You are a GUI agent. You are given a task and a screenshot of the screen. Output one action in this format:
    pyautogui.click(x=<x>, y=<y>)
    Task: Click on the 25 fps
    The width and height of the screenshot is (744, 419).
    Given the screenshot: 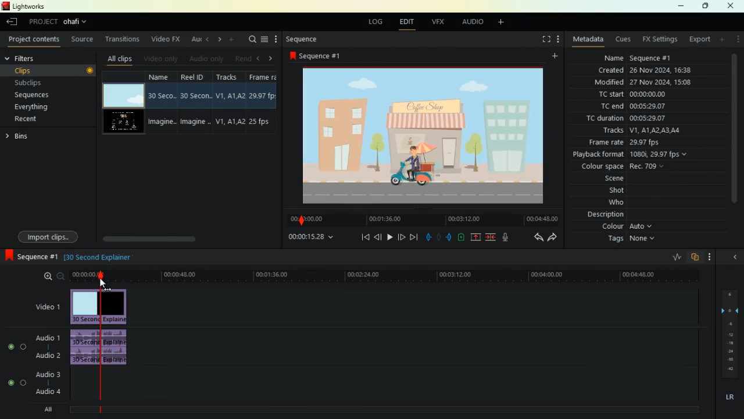 What is the action you would take?
    pyautogui.click(x=264, y=122)
    